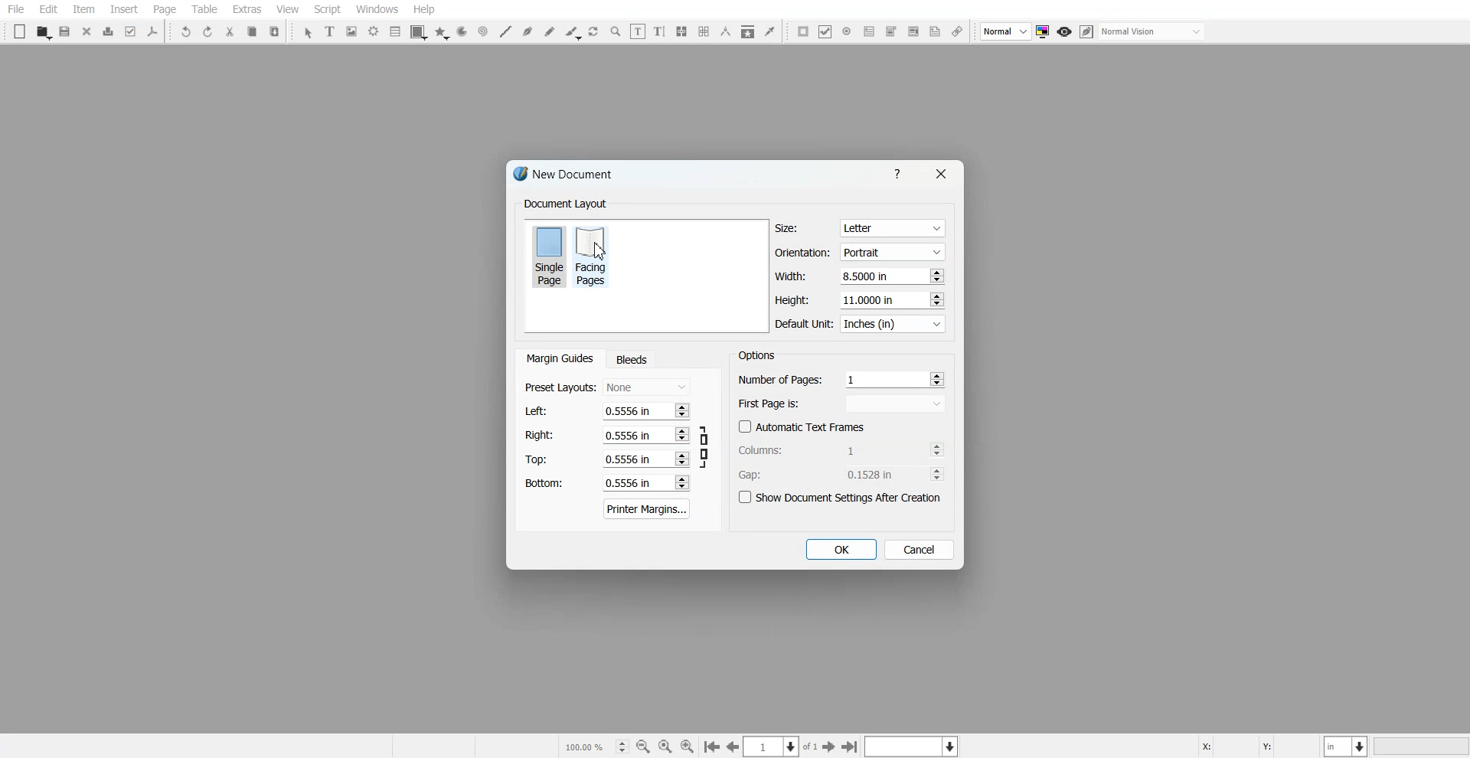 The width and height of the screenshot is (1470, 758). I want to click on Go to the first page, so click(711, 747).